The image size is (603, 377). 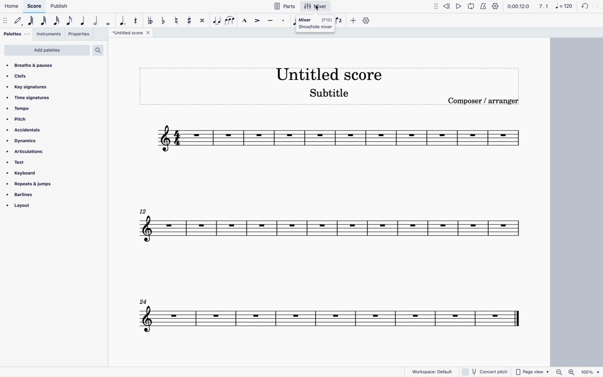 I want to click on zoom out, so click(x=559, y=372).